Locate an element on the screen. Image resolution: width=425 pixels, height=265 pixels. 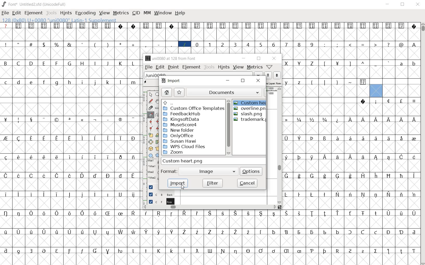
glyph is located at coordinates (133, 64).